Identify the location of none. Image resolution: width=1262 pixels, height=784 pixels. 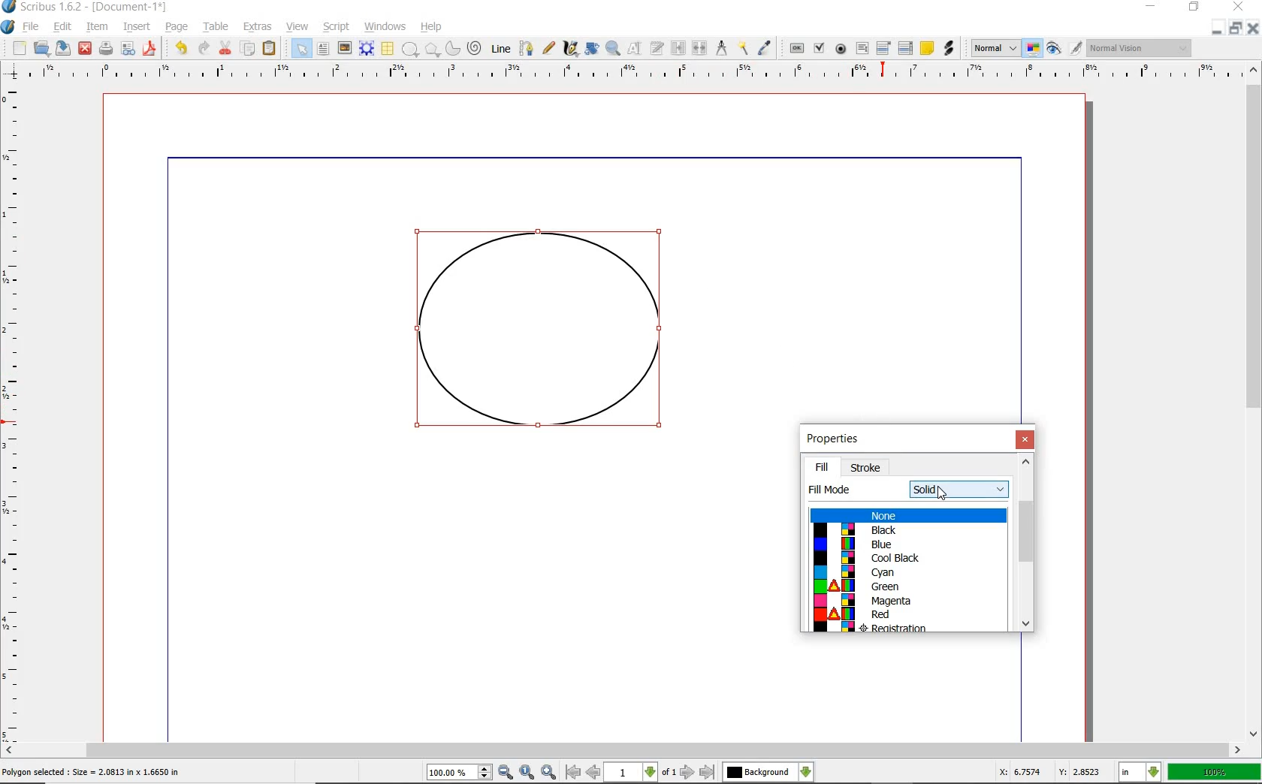
(907, 514).